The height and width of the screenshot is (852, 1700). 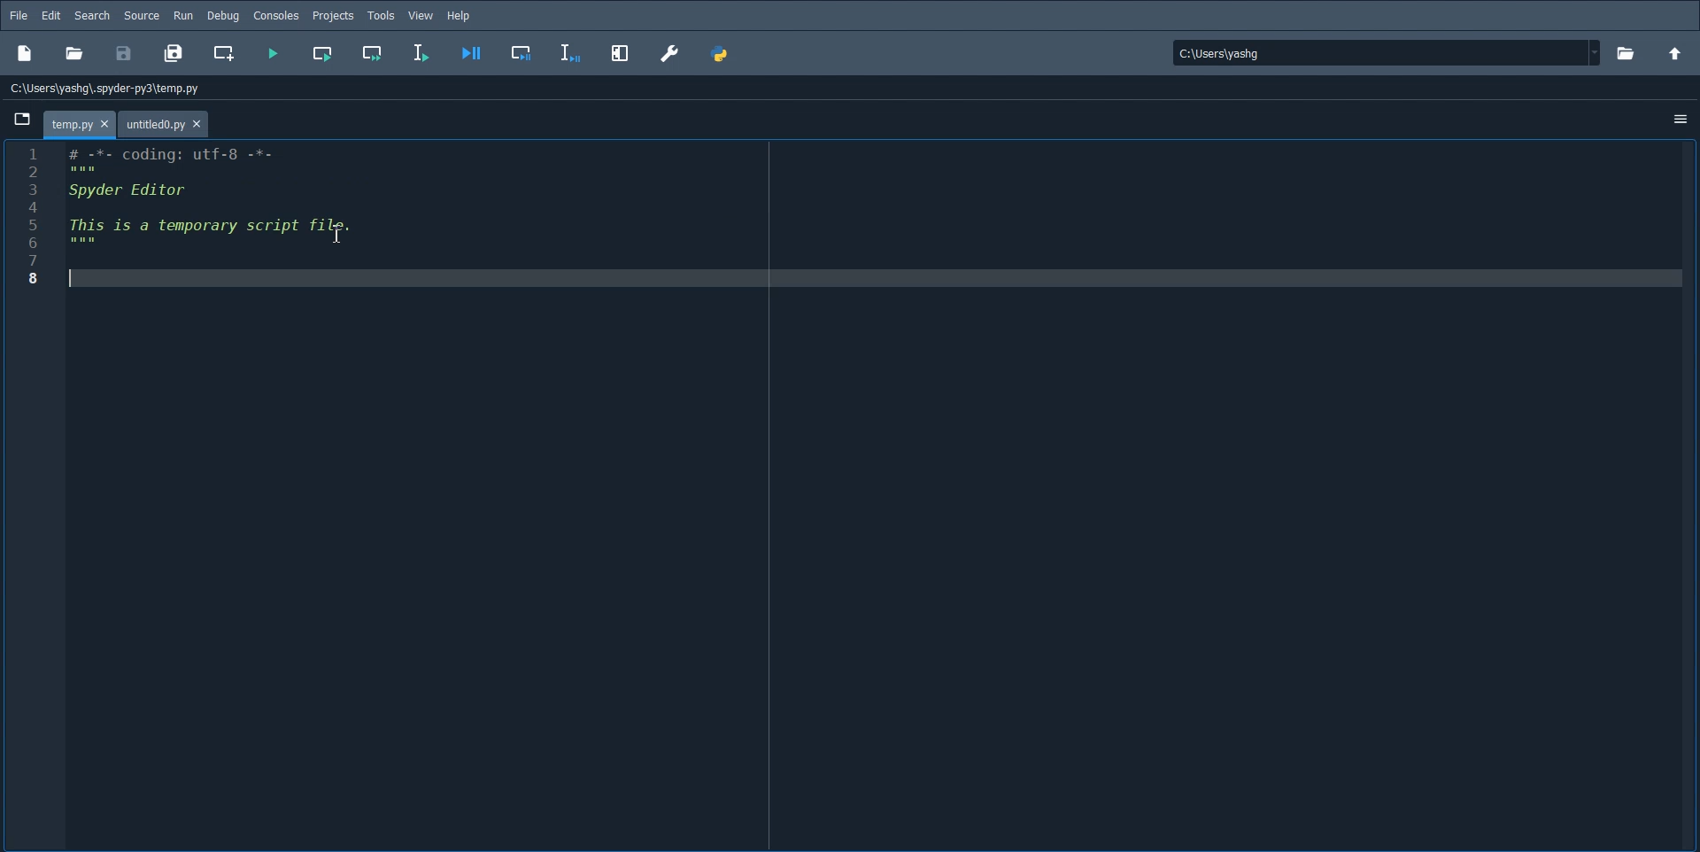 What do you see at coordinates (723, 55) in the screenshot?
I see `PYTHONPATH Manager` at bounding box center [723, 55].